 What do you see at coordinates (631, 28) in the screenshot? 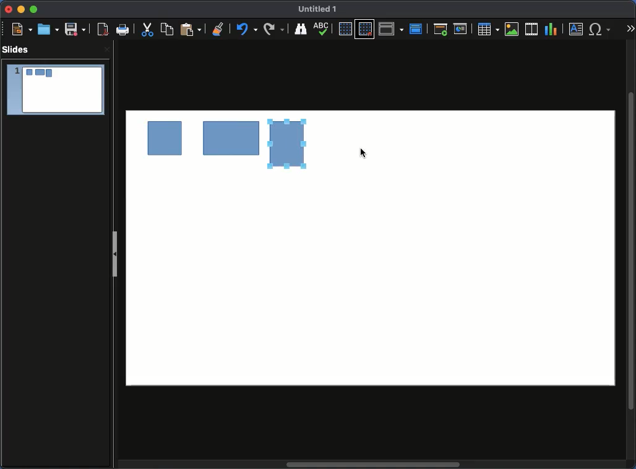
I see `More` at bounding box center [631, 28].